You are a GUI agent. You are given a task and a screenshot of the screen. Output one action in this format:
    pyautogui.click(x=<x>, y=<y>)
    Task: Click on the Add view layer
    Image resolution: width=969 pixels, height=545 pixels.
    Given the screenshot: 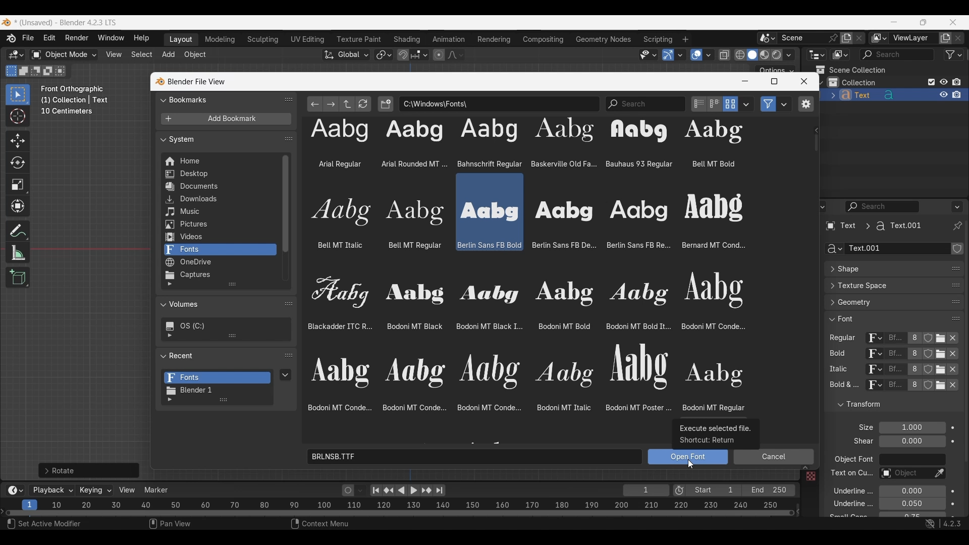 What is the action you would take?
    pyautogui.click(x=945, y=38)
    